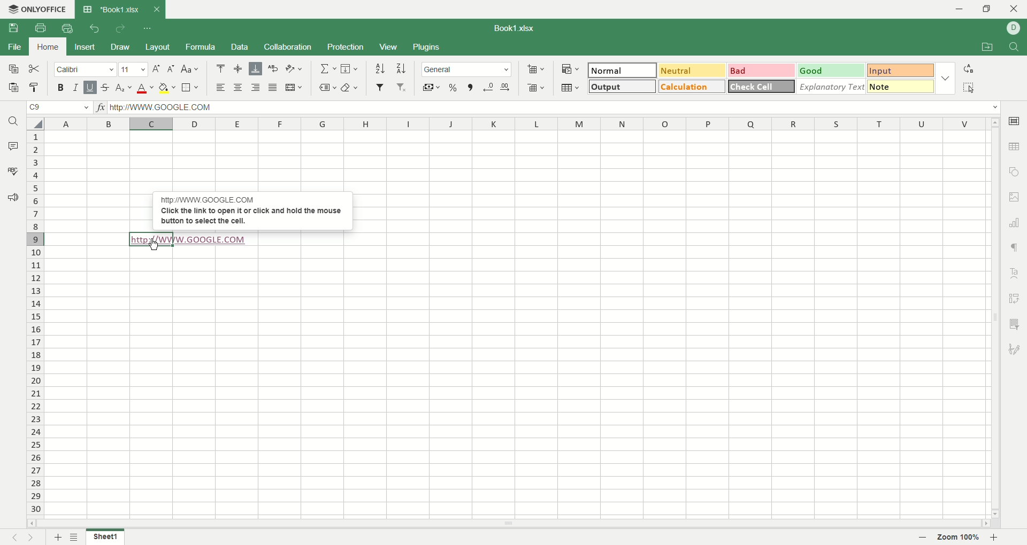 The image size is (1027, 545). Describe the element at coordinates (1015, 222) in the screenshot. I see `chart settings` at that location.